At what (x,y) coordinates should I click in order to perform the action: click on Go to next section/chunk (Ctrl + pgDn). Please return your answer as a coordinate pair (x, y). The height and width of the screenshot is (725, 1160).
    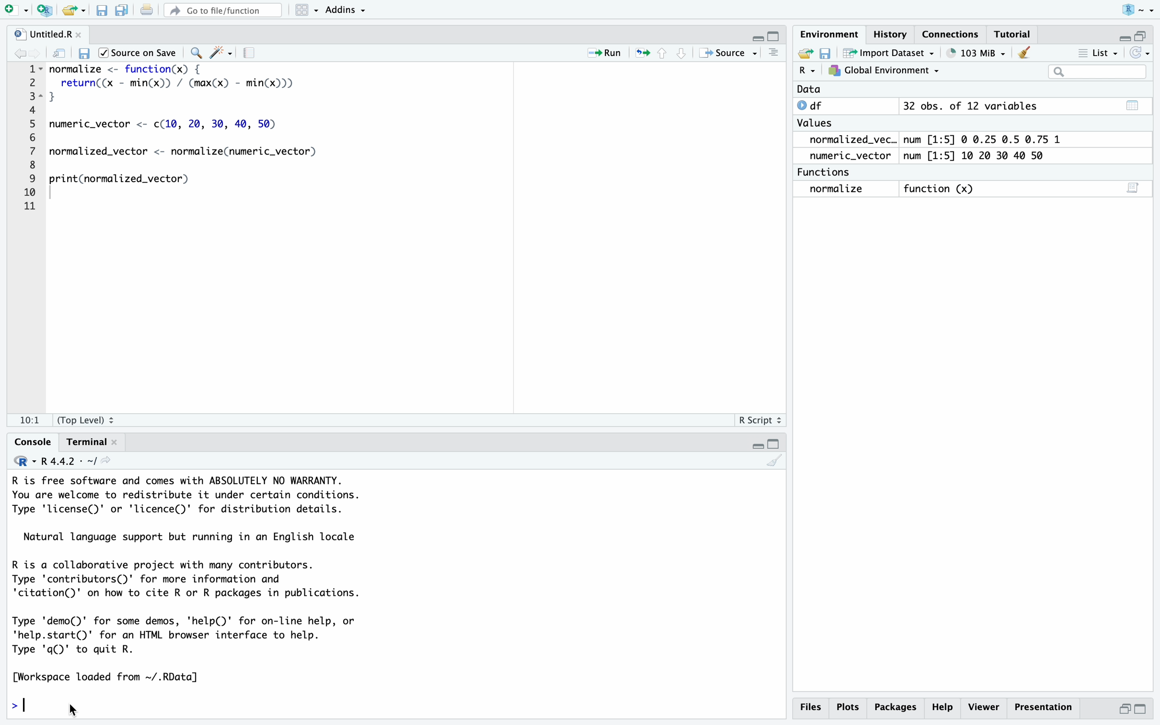
    Looking at the image, I should click on (682, 53).